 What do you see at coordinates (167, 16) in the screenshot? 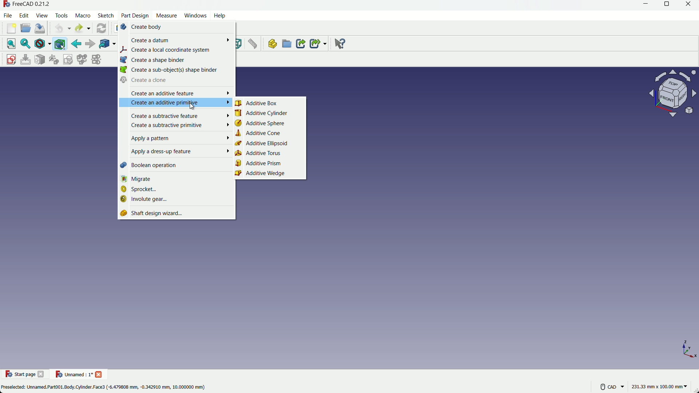
I see `measure menu` at bounding box center [167, 16].